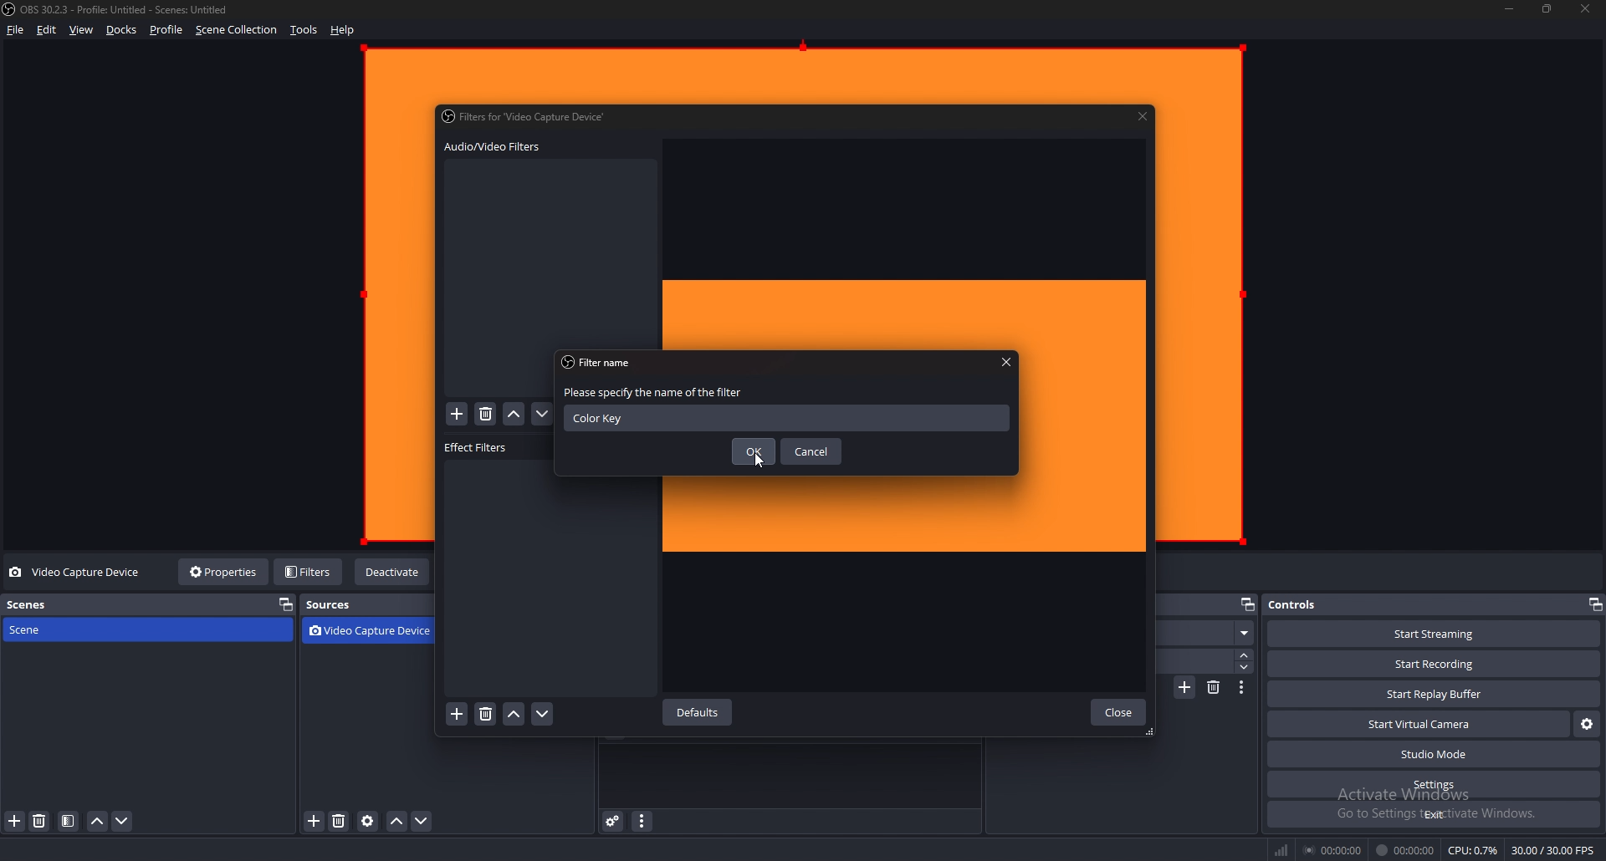 Image resolution: width=1606 pixels, height=861 pixels. Describe the element at coordinates (237, 30) in the screenshot. I see `scene collection` at that location.